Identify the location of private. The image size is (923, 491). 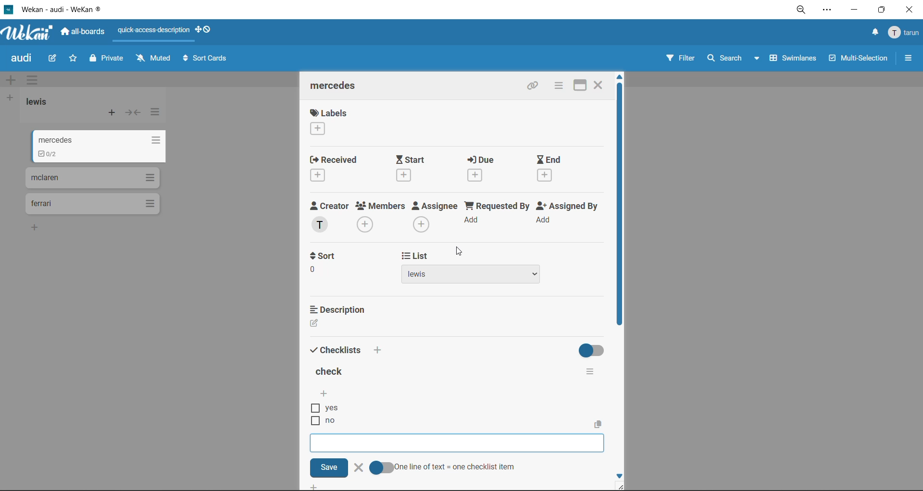
(107, 60).